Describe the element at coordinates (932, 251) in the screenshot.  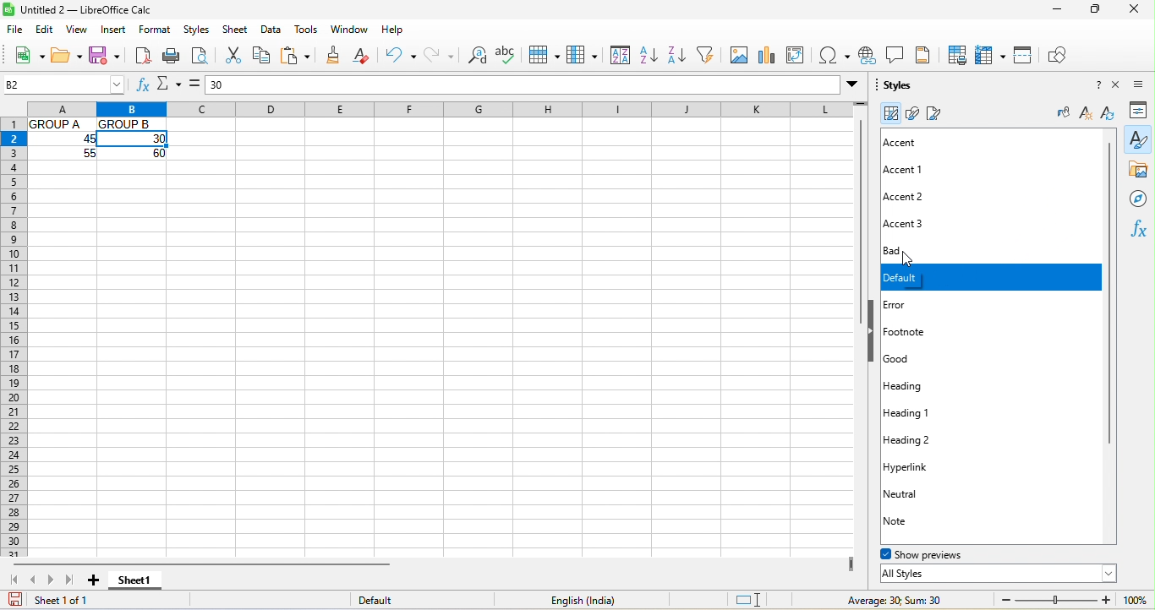
I see `bad` at that location.